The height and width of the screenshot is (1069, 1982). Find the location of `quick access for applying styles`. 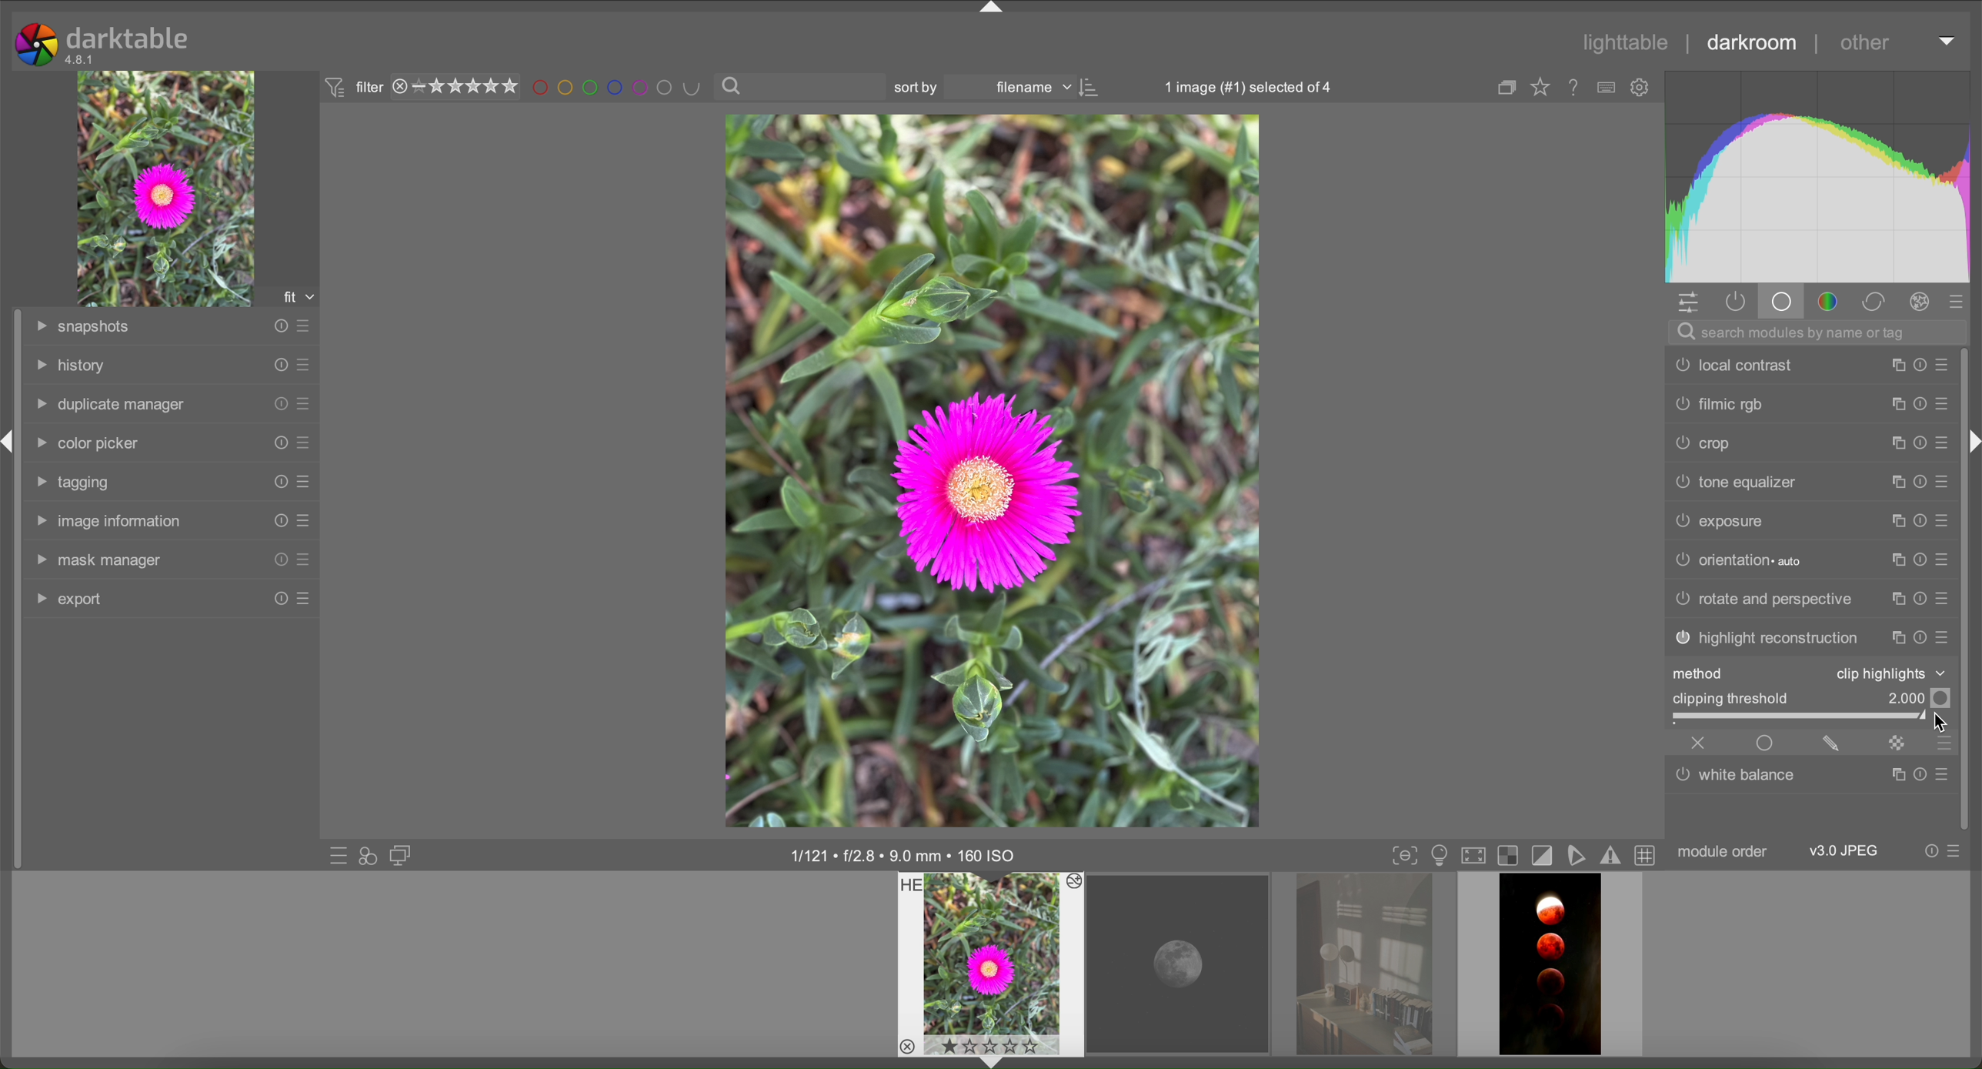

quick access for applying styles is located at coordinates (369, 855).